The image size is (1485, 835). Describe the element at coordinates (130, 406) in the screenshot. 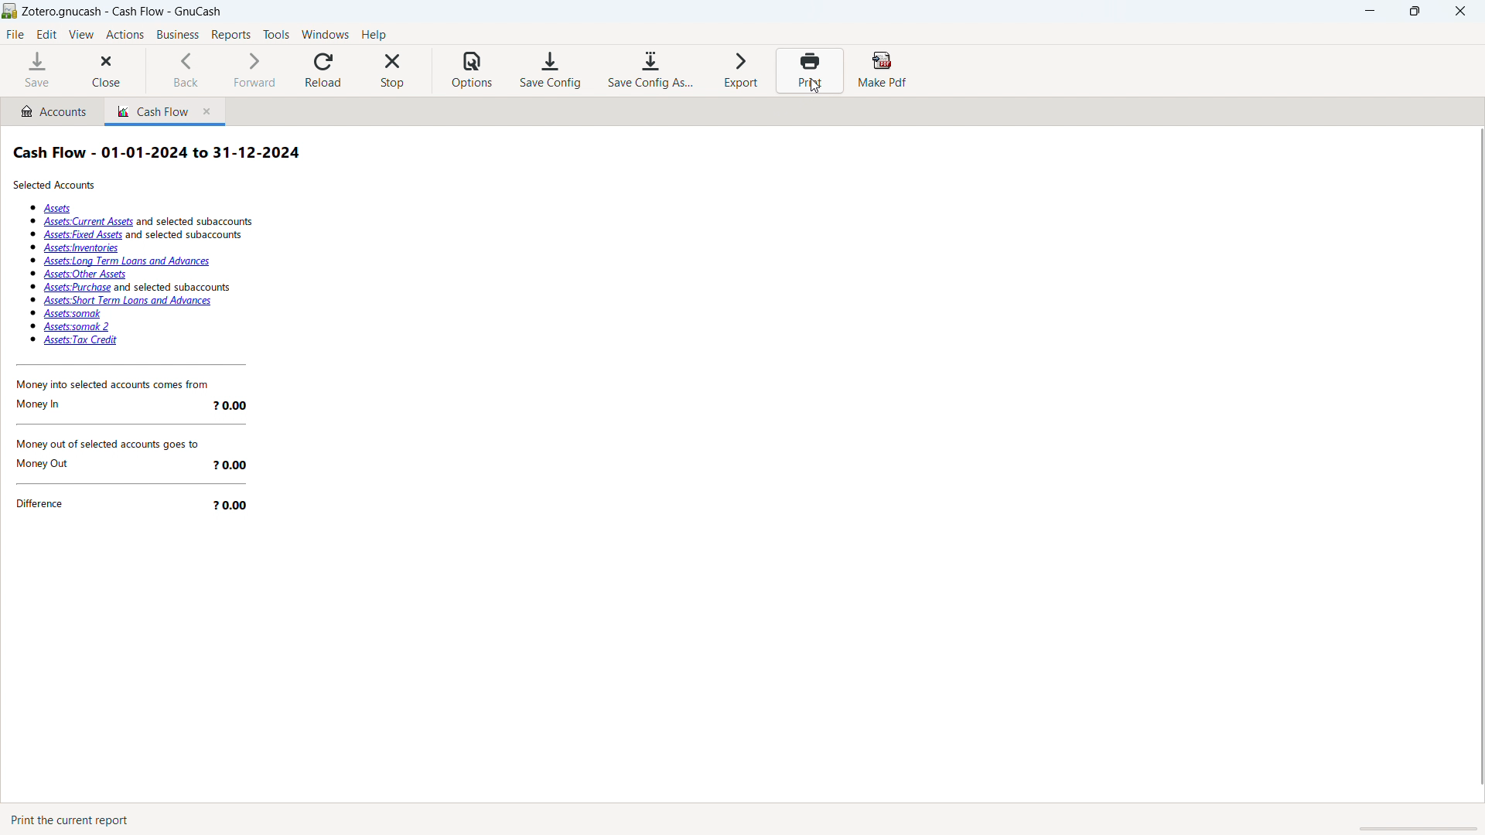

I see `Money In 20.00` at that location.